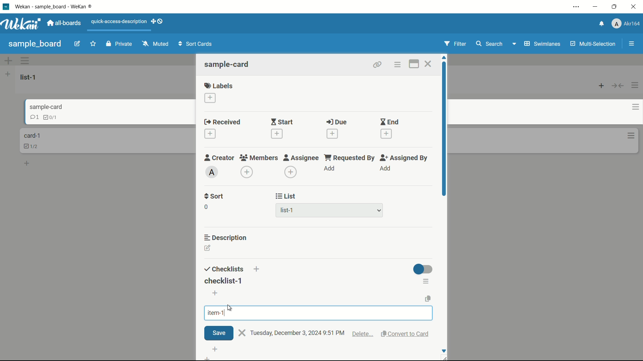 The image size is (643, 361). Describe the element at coordinates (41, 107) in the screenshot. I see `card name` at that location.